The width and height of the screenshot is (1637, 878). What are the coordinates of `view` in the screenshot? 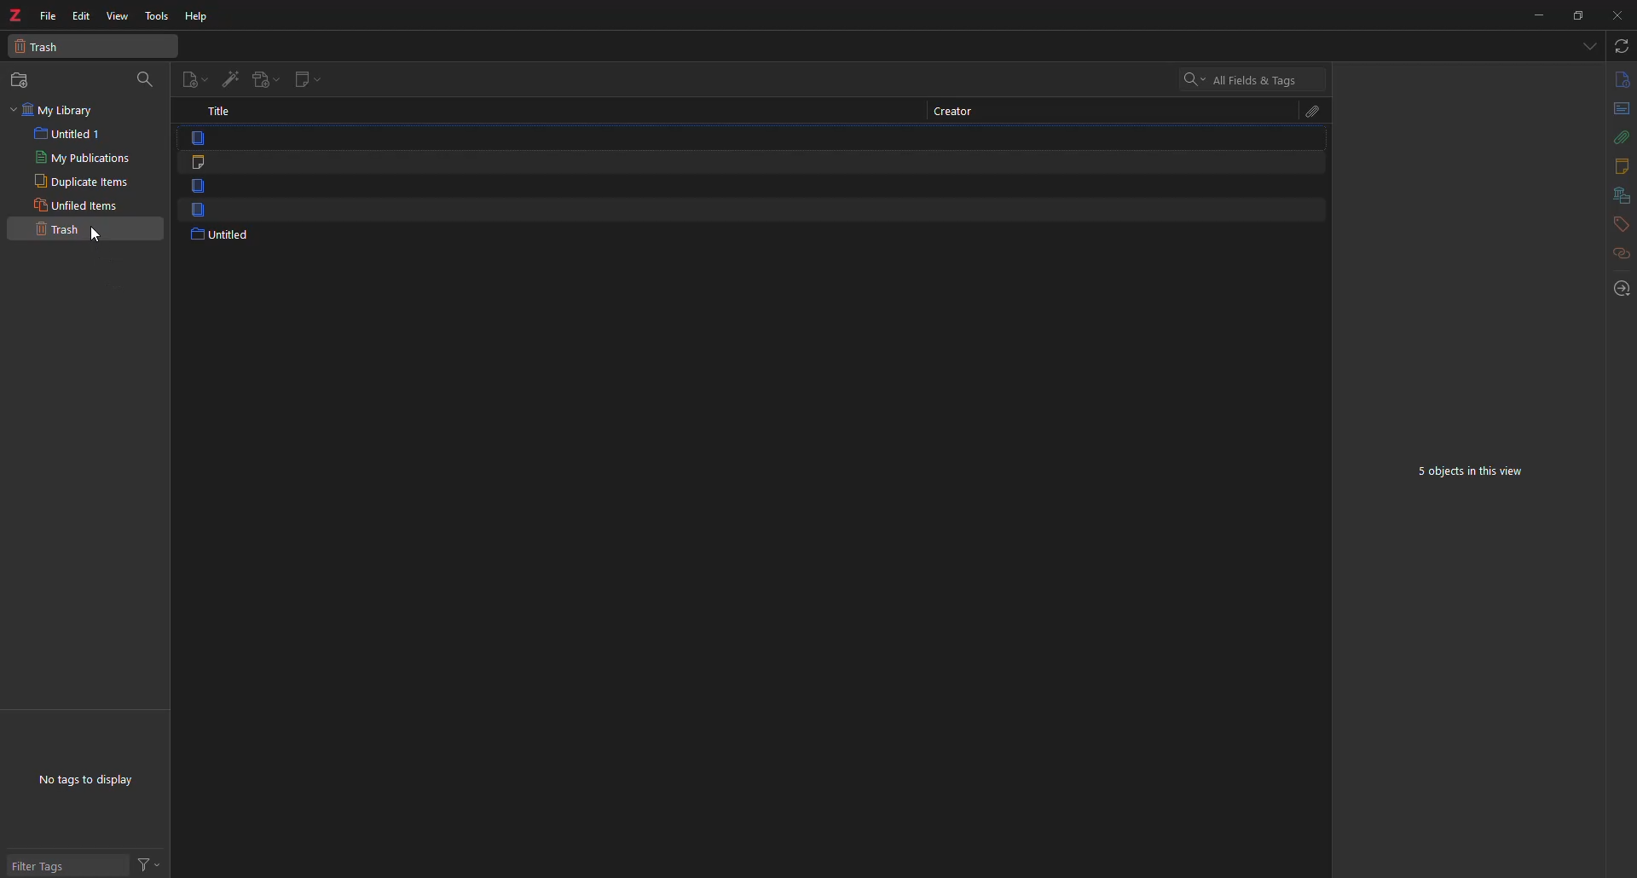 It's located at (118, 17).